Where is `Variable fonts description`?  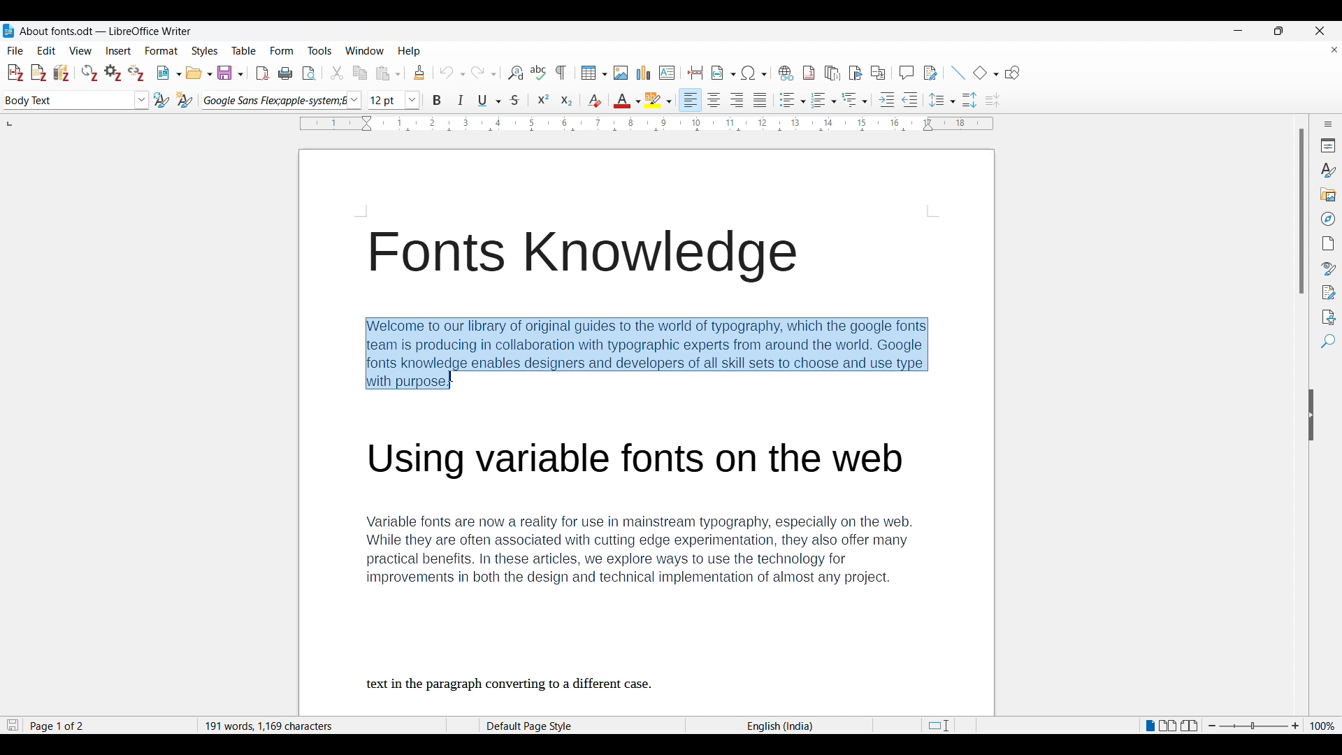 Variable fonts description is located at coordinates (649, 553).